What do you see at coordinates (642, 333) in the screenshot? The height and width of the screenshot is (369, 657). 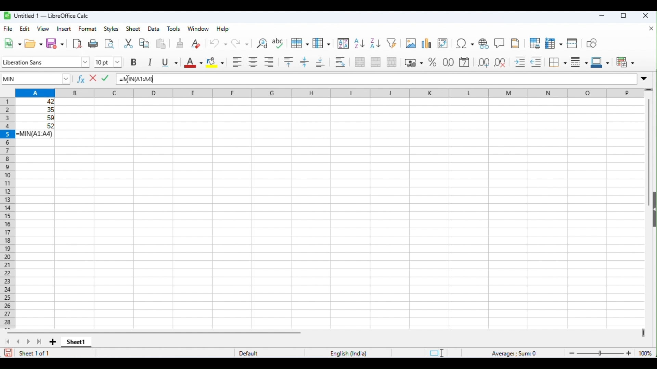 I see `drag to view next columns` at bounding box center [642, 333].